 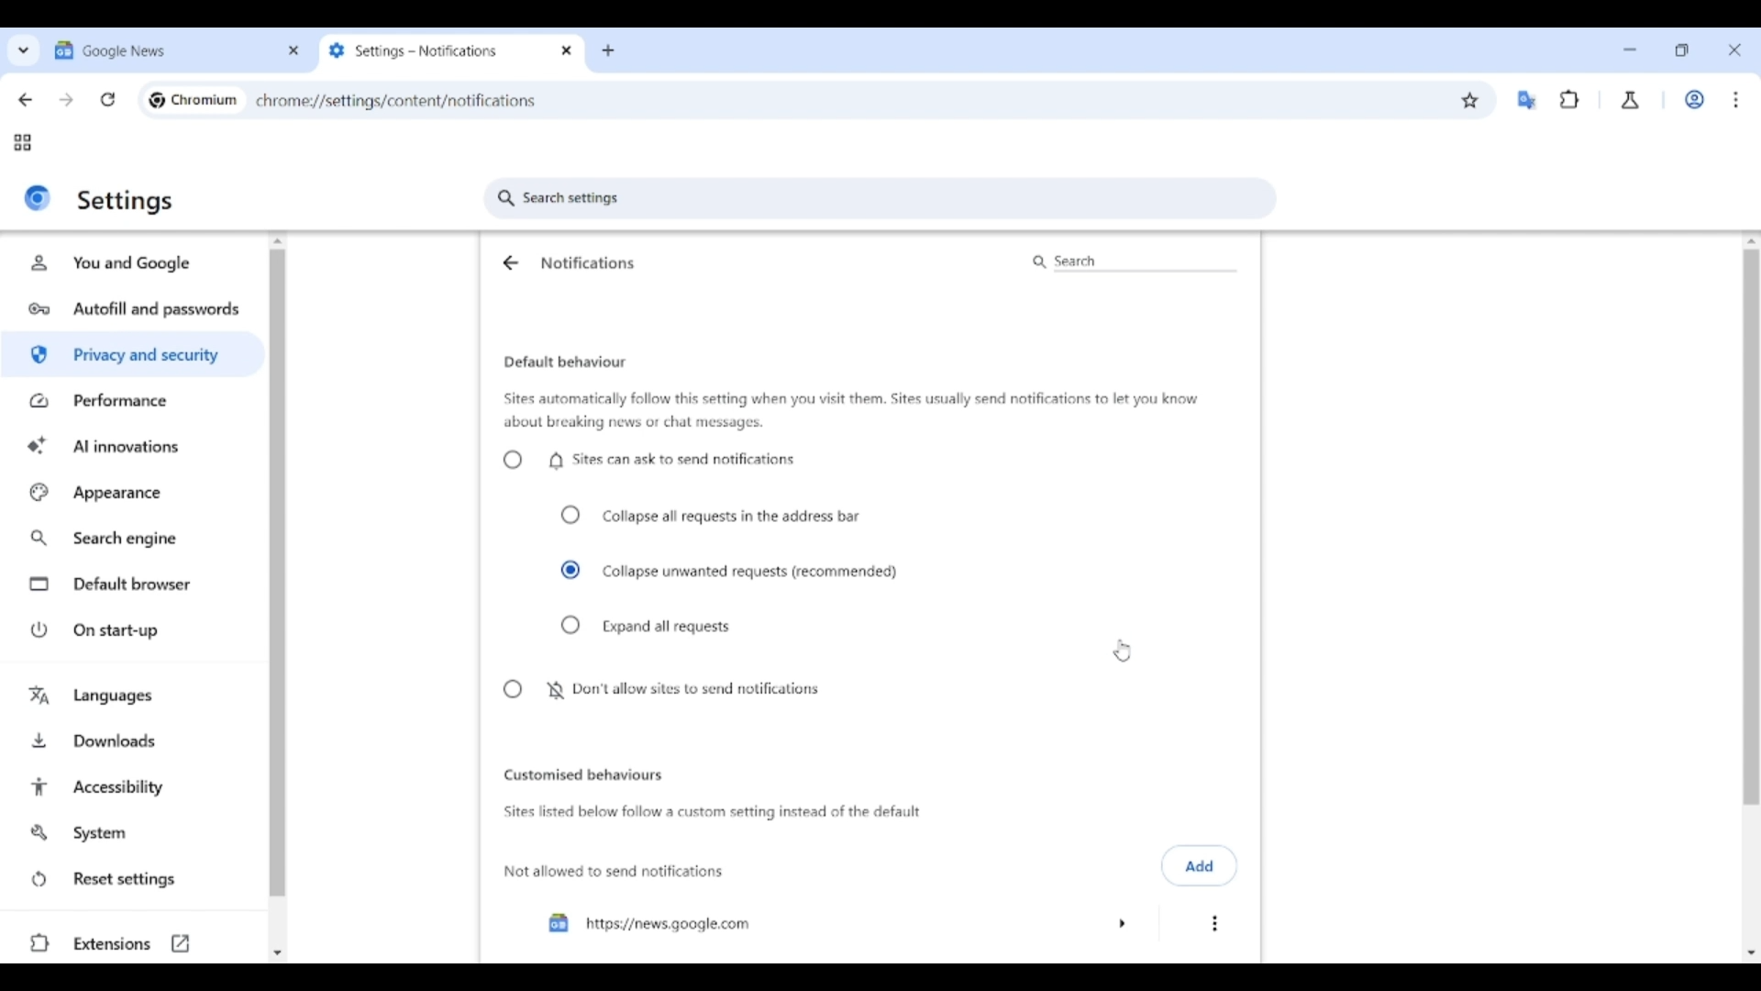 I want to click on Allow/Edit/Remove, so click(x=1214, y=924).